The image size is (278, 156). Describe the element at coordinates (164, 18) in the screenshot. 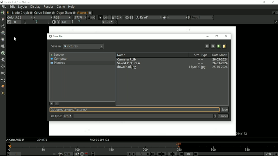

I see `Operation applied between viewer input A and B` at that location.